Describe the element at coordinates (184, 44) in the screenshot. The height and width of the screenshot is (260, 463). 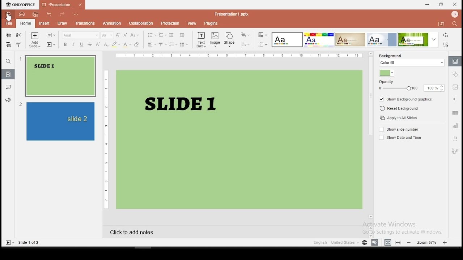
I see `columns` at that location.